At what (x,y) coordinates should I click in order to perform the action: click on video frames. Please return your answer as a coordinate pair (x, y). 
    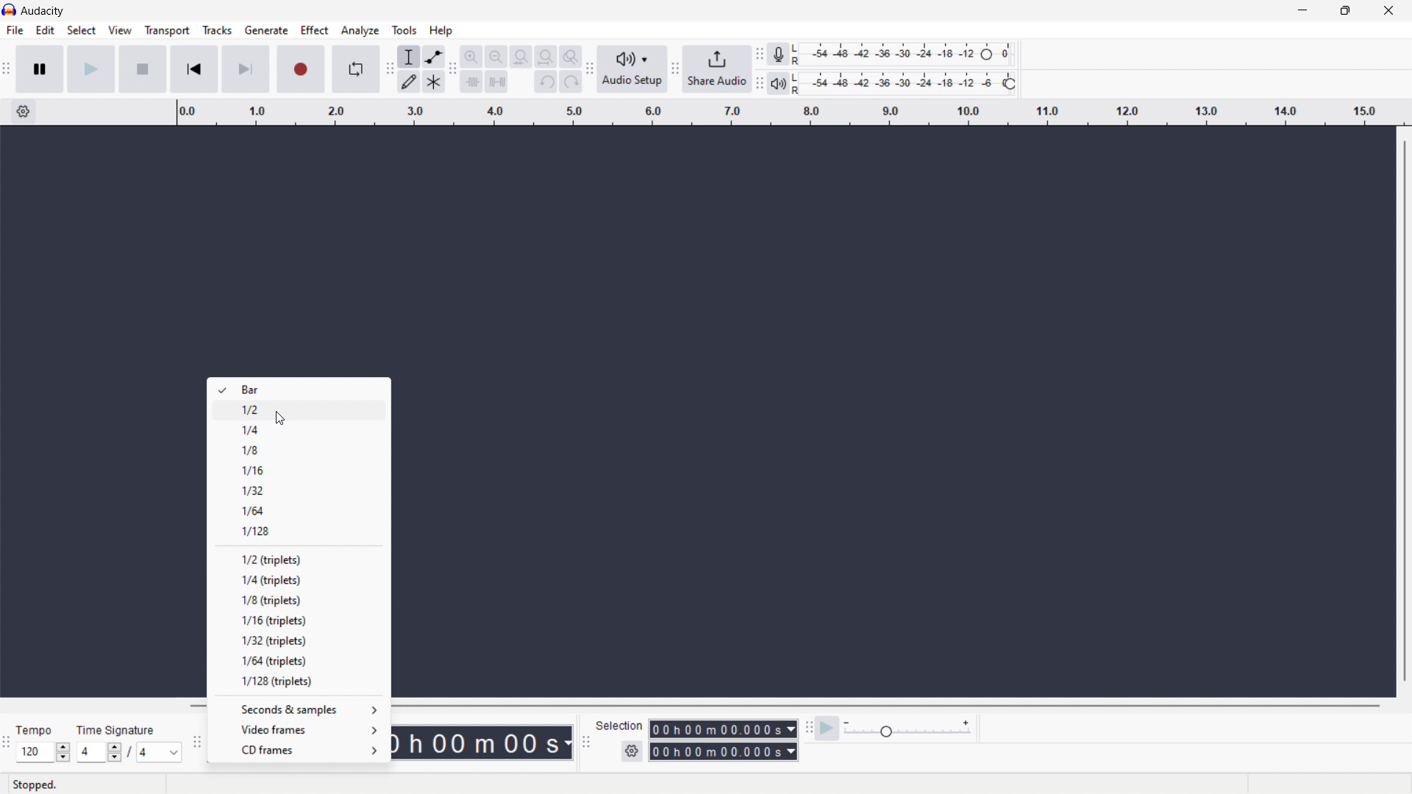
    Looking at the image, I should click on (296, 729).